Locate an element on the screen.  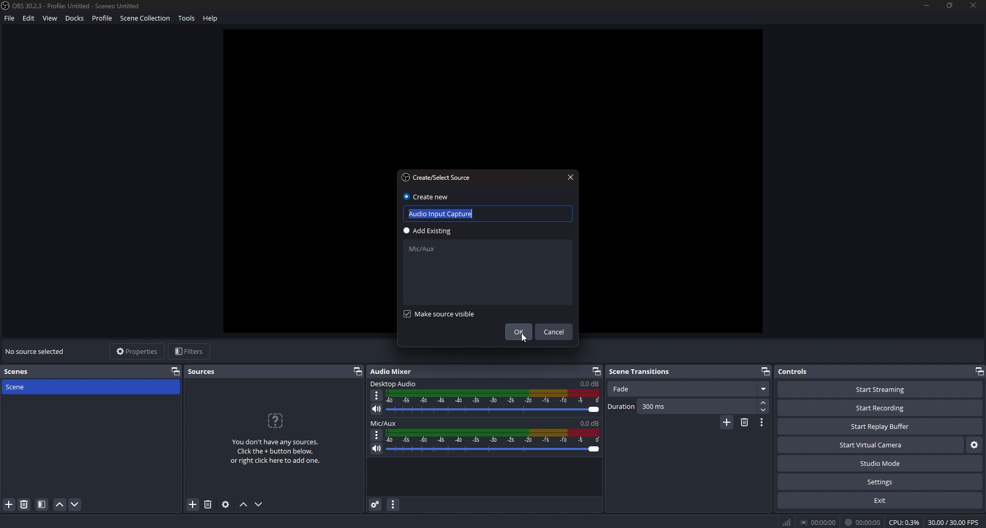
tools is located at coordinates (189, 20).